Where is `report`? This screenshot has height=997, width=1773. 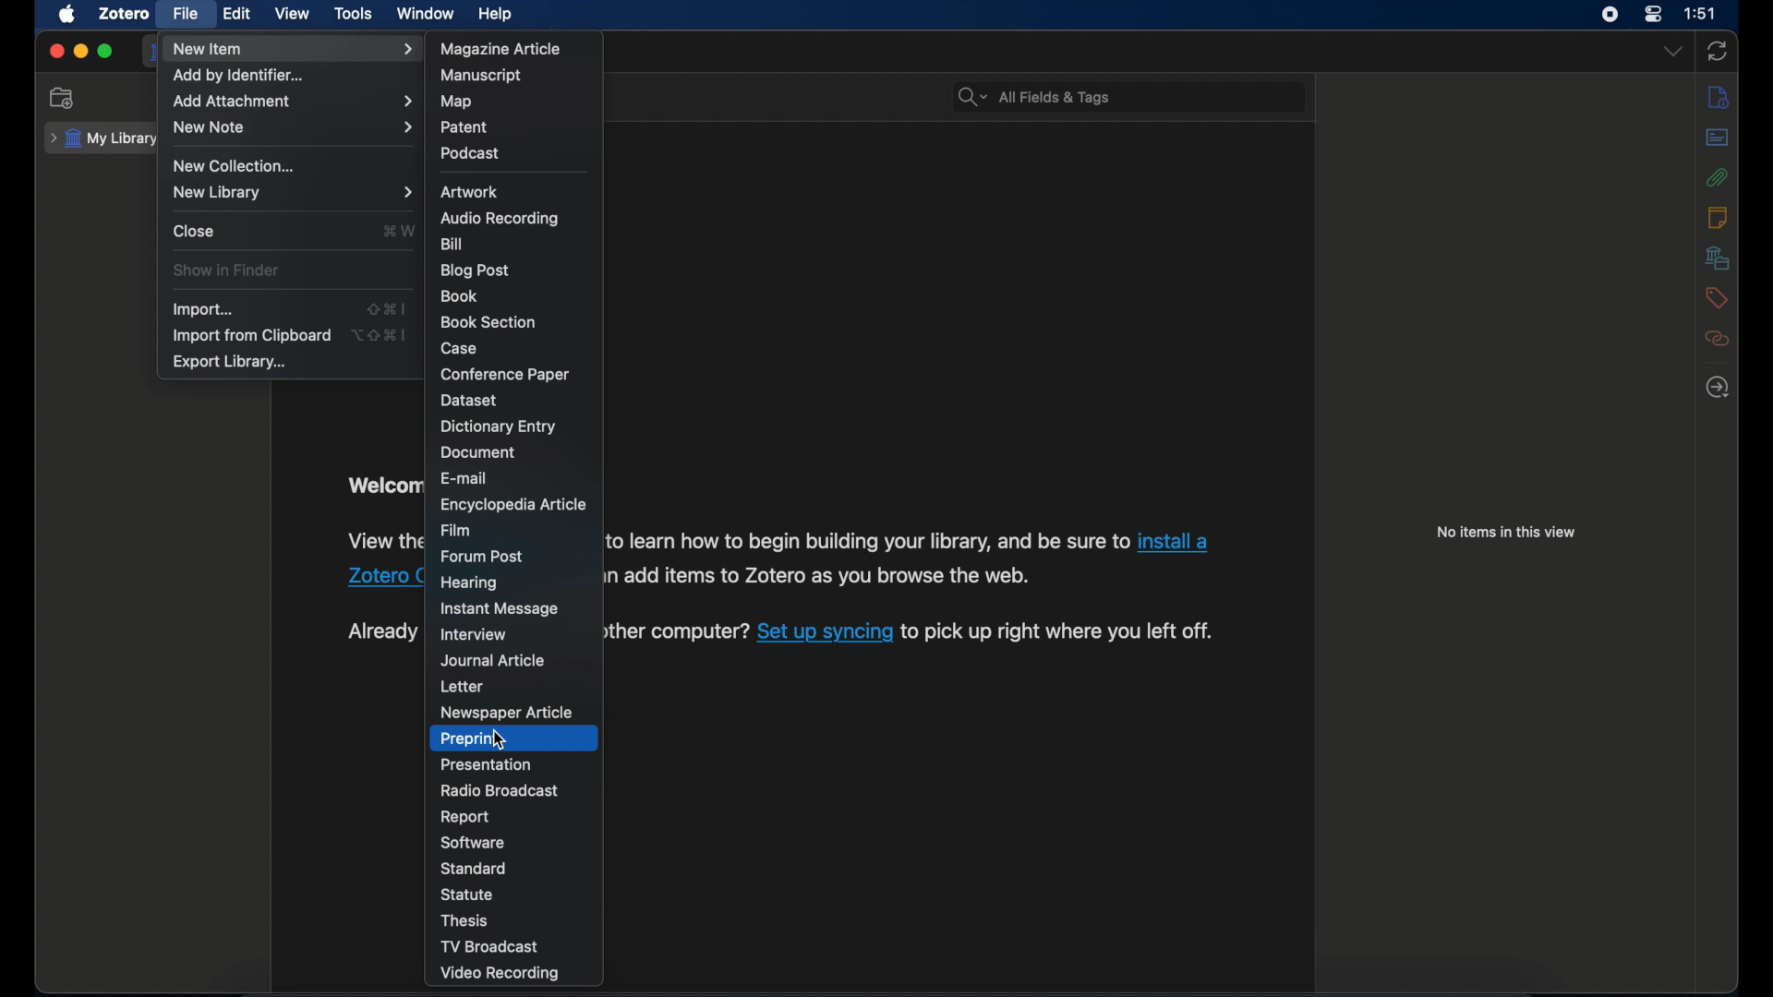
report is located at coordinates (465, 816).